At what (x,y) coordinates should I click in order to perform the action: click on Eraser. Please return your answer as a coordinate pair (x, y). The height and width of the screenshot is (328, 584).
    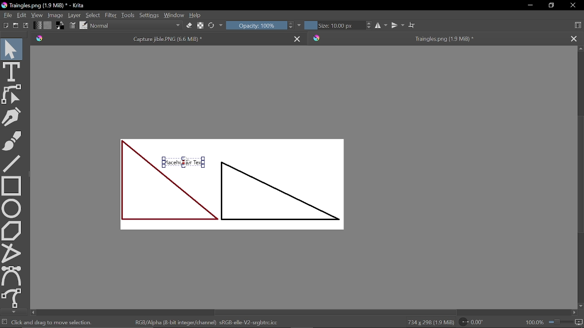
    Looking at the image, I should click on (188, 26).